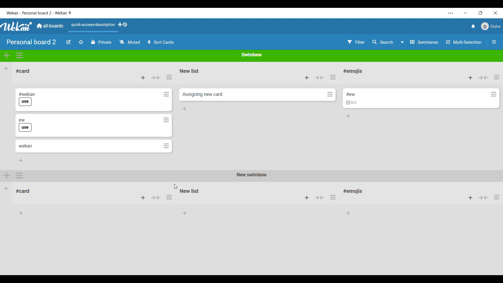 Image resolution: width=503 pixels, height=283 pixels. I want to click on Card title and label, so click(25, 148).